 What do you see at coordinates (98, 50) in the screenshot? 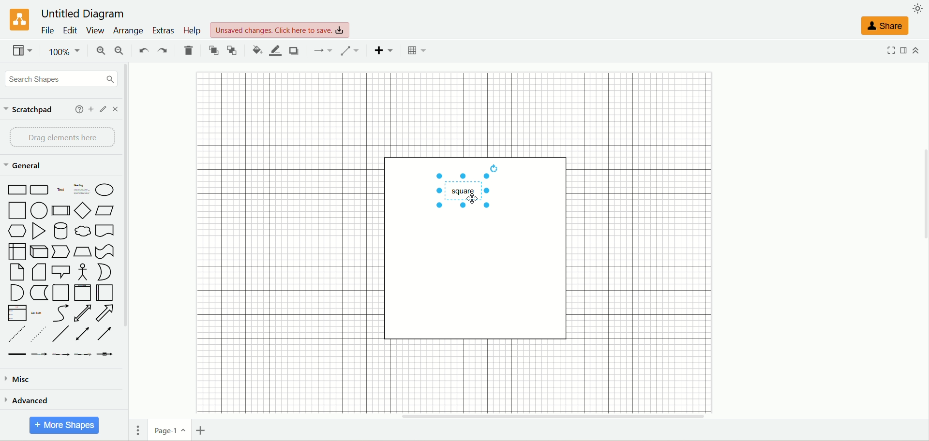
I see `zoom in` at bounding box center [98, 50].